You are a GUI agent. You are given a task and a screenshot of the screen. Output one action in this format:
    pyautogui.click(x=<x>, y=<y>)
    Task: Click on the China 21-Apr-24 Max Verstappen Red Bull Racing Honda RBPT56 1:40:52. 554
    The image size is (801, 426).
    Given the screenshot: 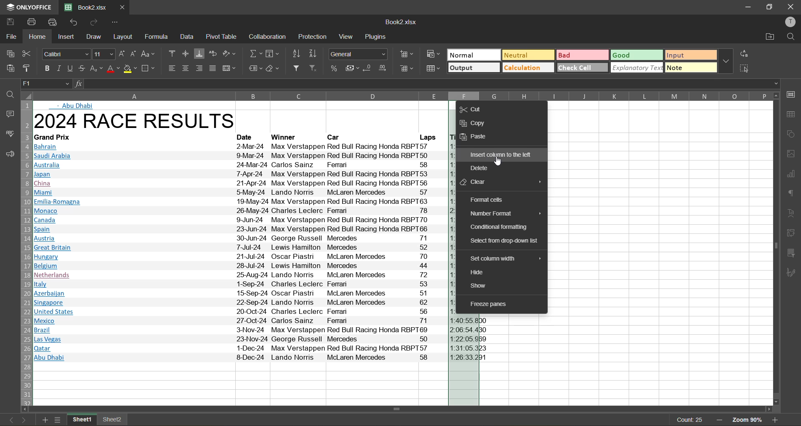 What is the action you would take?
    pyautogui.click(x=241, y=183)
    